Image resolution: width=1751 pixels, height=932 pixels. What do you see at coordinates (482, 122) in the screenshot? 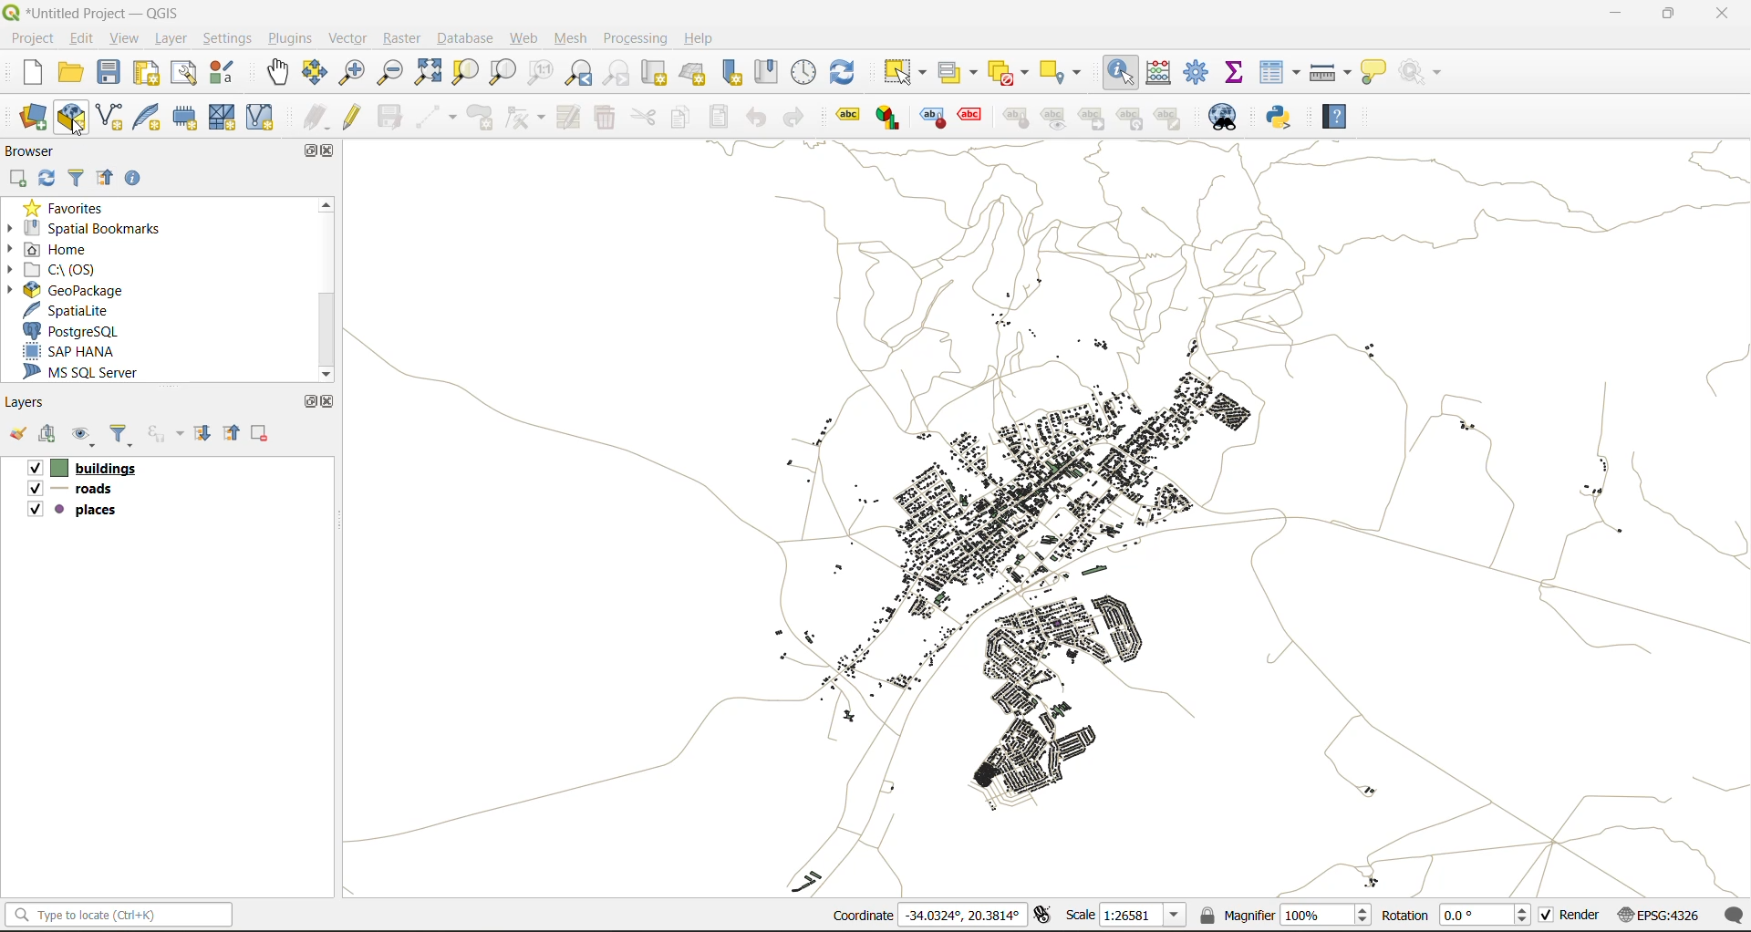
I see `add polygon` at bounding box center [482, 122].